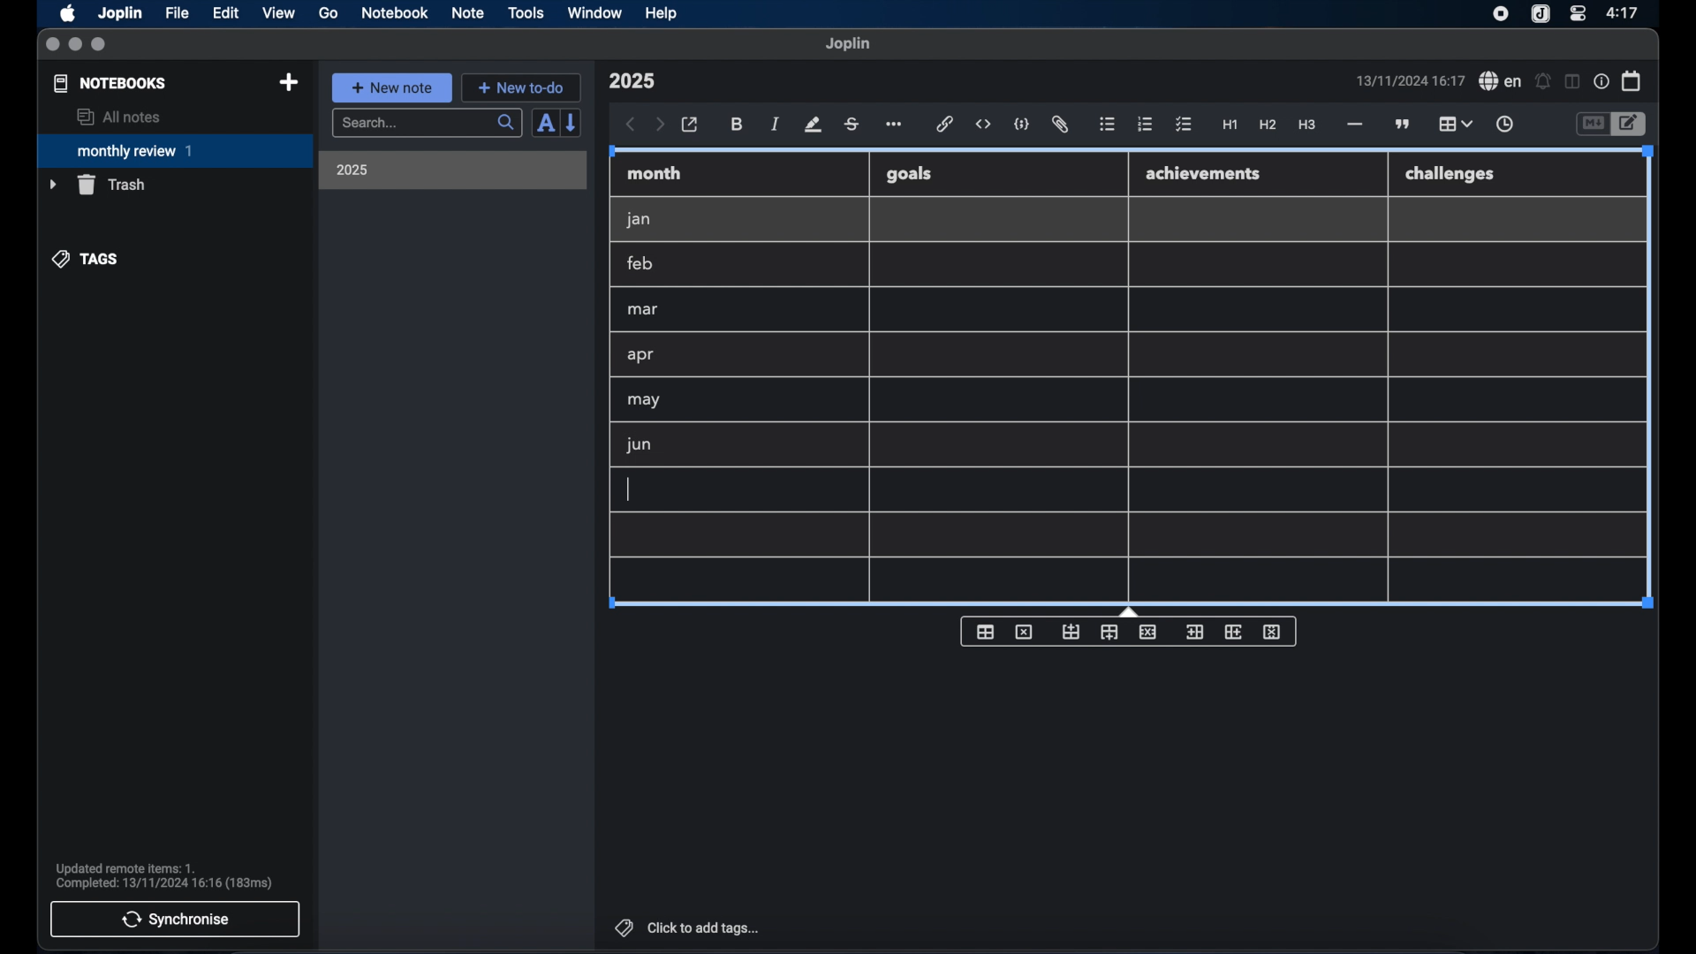 The image size is (1696, 954). What do you see at coordinates (1145, 124) in the screenshot?
I see `numbered list` at bounding box center [1145, 124].